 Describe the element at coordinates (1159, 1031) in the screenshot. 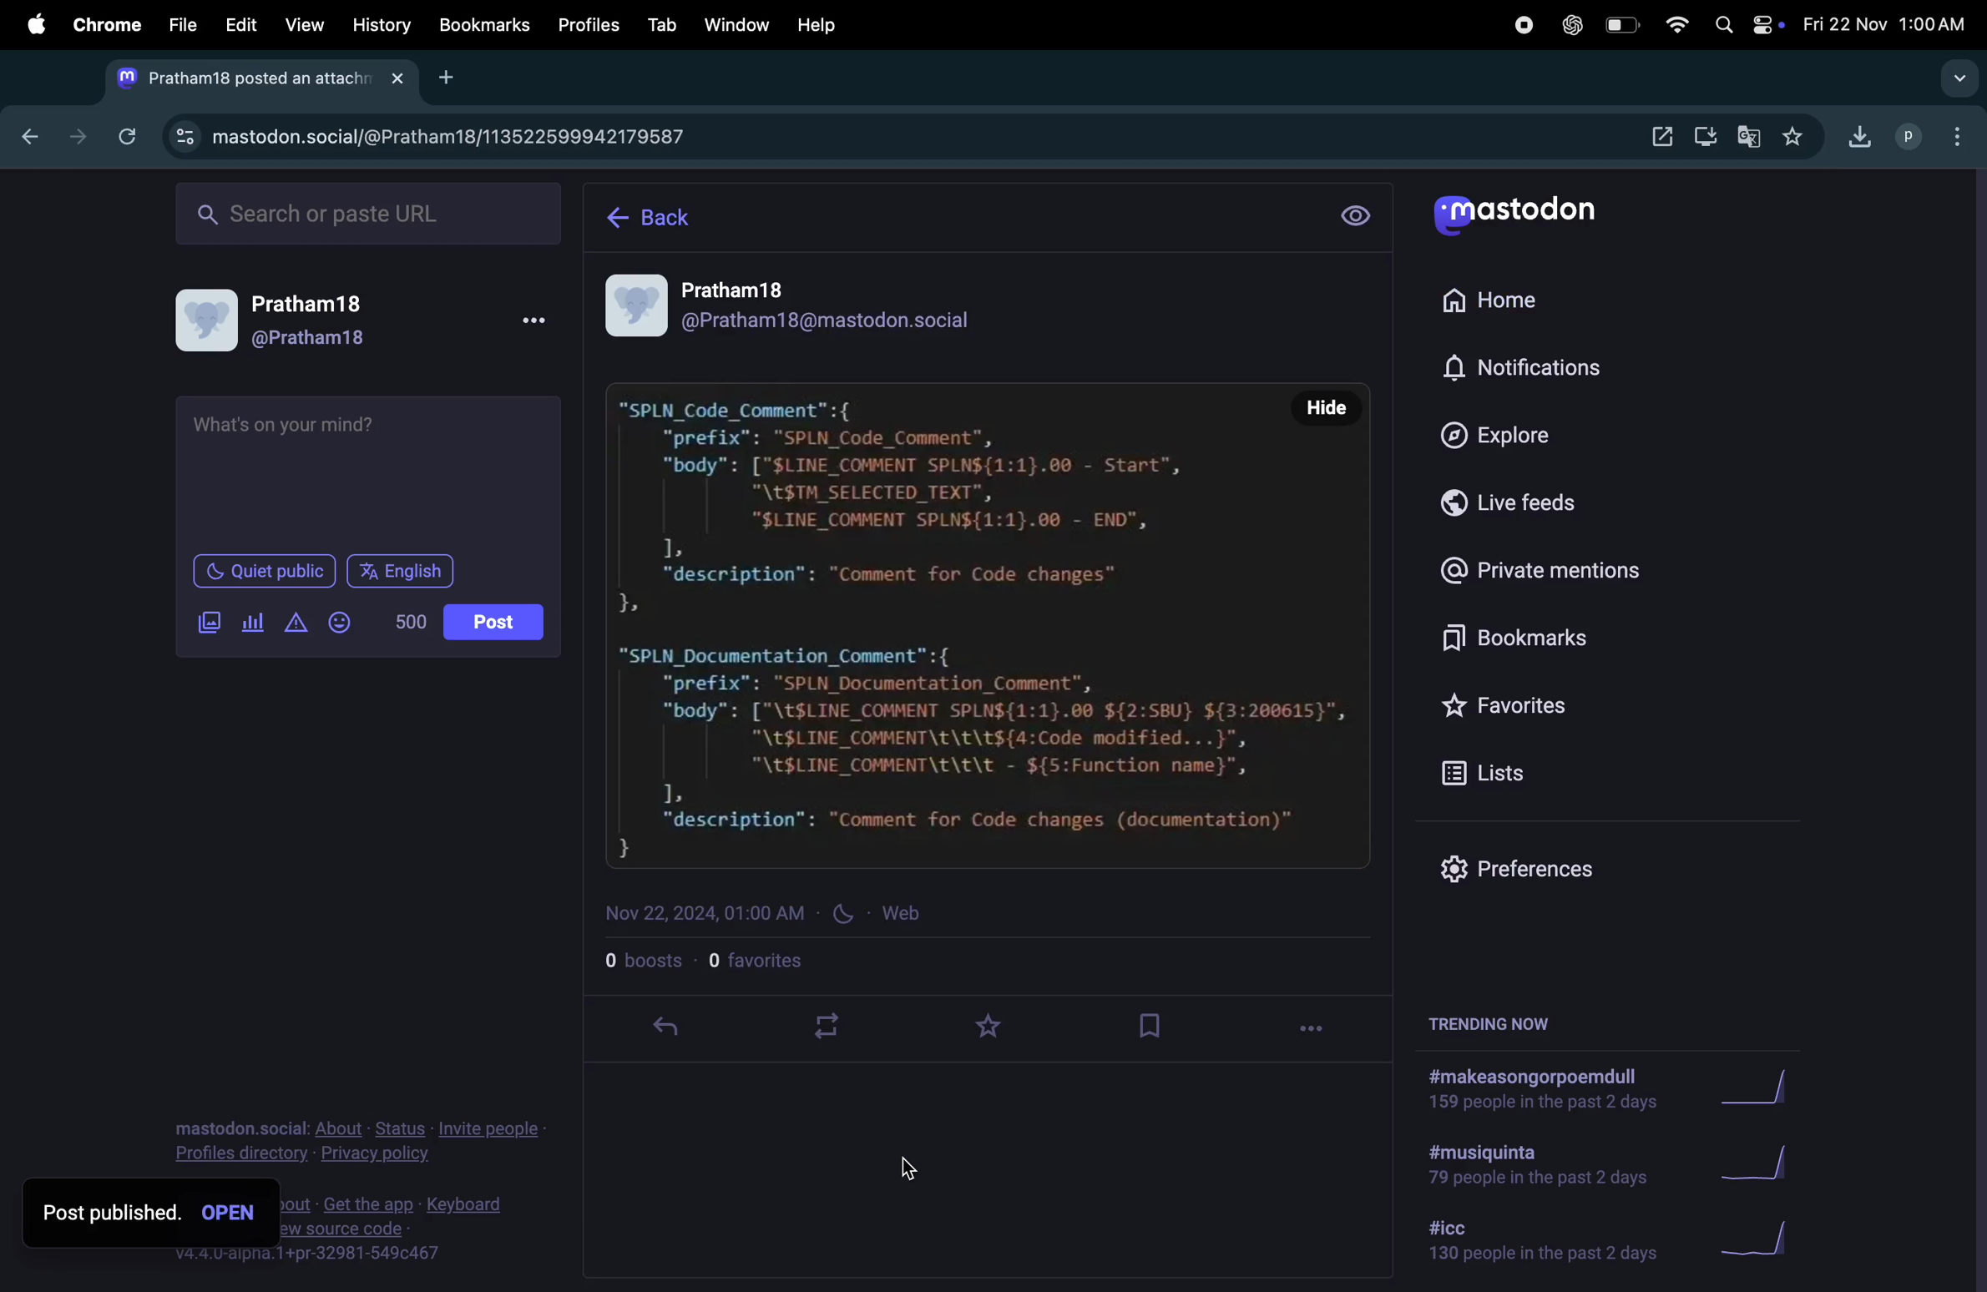

I see `book mark` at that location.